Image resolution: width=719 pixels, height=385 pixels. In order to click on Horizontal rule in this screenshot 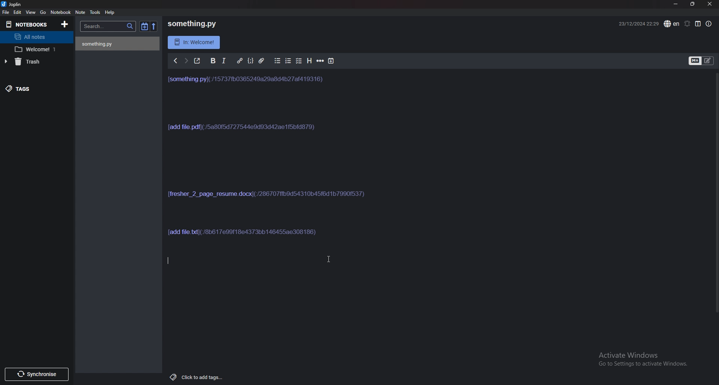, I will do `click(321, 60)`.